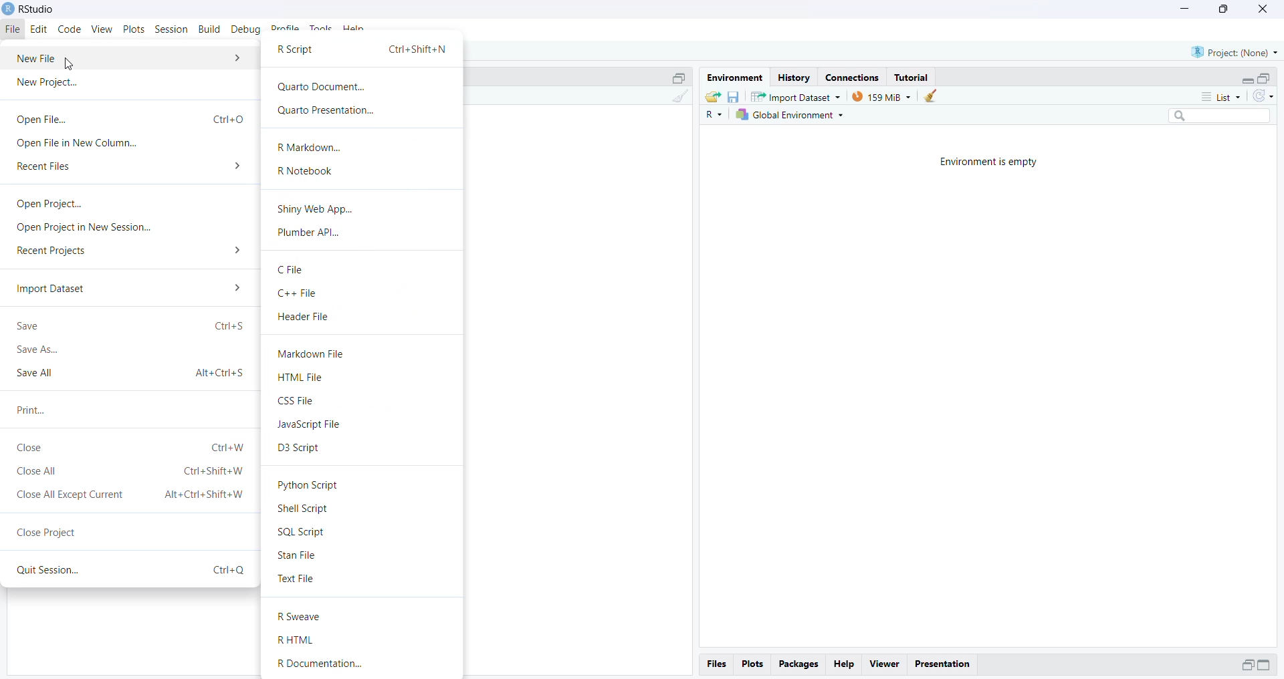  What do you see at coordinates (296, 402) in the screenshot?
I see `CSS File` at bounding box center [296, 402].